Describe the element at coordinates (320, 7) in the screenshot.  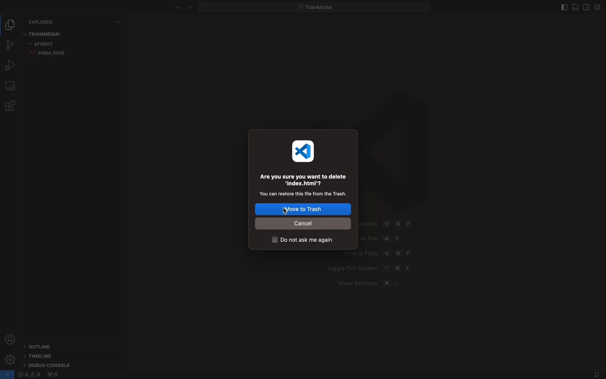
I see `quick toolbar` at that location.